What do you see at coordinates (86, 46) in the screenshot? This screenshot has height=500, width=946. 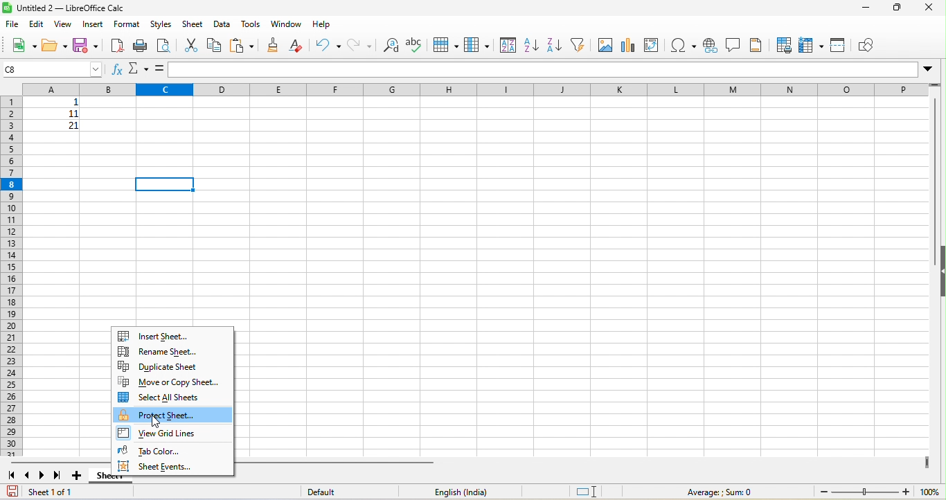 I see `save` at bounding box center [86, 46].